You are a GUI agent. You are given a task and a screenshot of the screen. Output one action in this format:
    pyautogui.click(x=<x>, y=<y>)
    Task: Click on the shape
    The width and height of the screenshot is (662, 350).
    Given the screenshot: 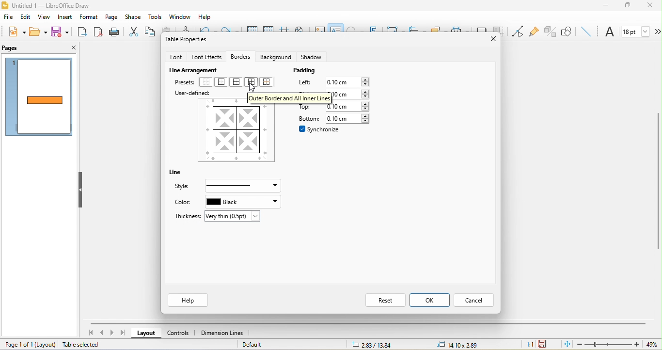 What is the action you would take?
    pyautogui.click(x=133, y=17)
    